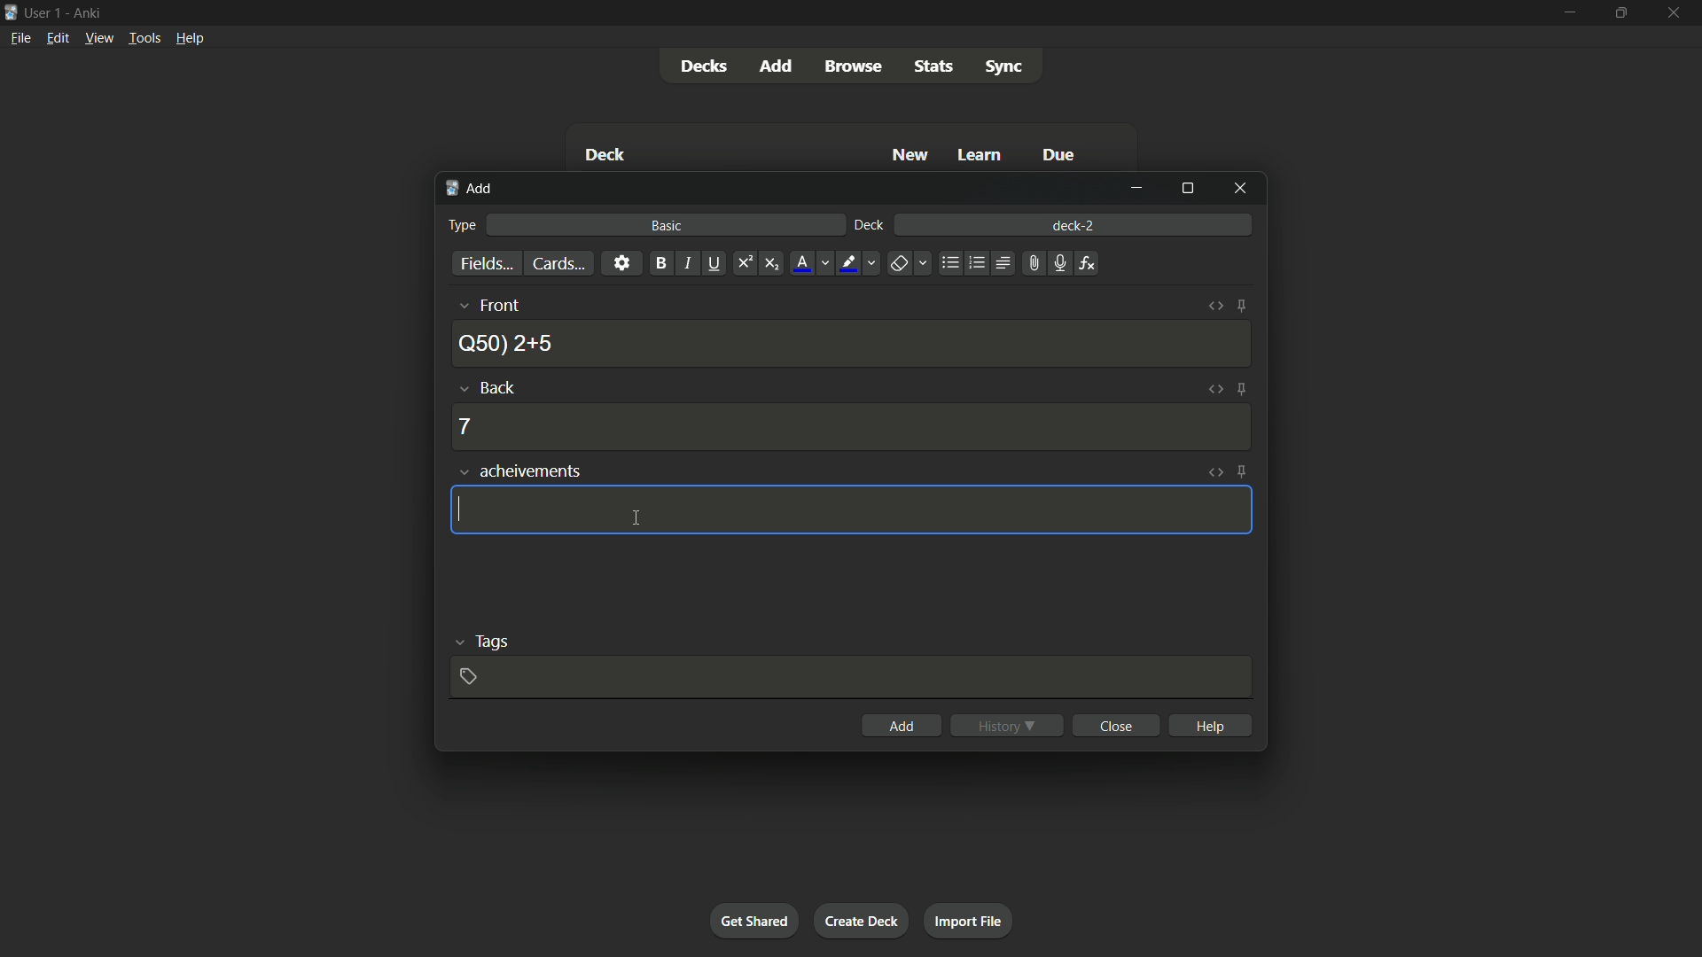  Describe the element at coordinates (604, 154) in the screenshot. I see `Deck` at that location.